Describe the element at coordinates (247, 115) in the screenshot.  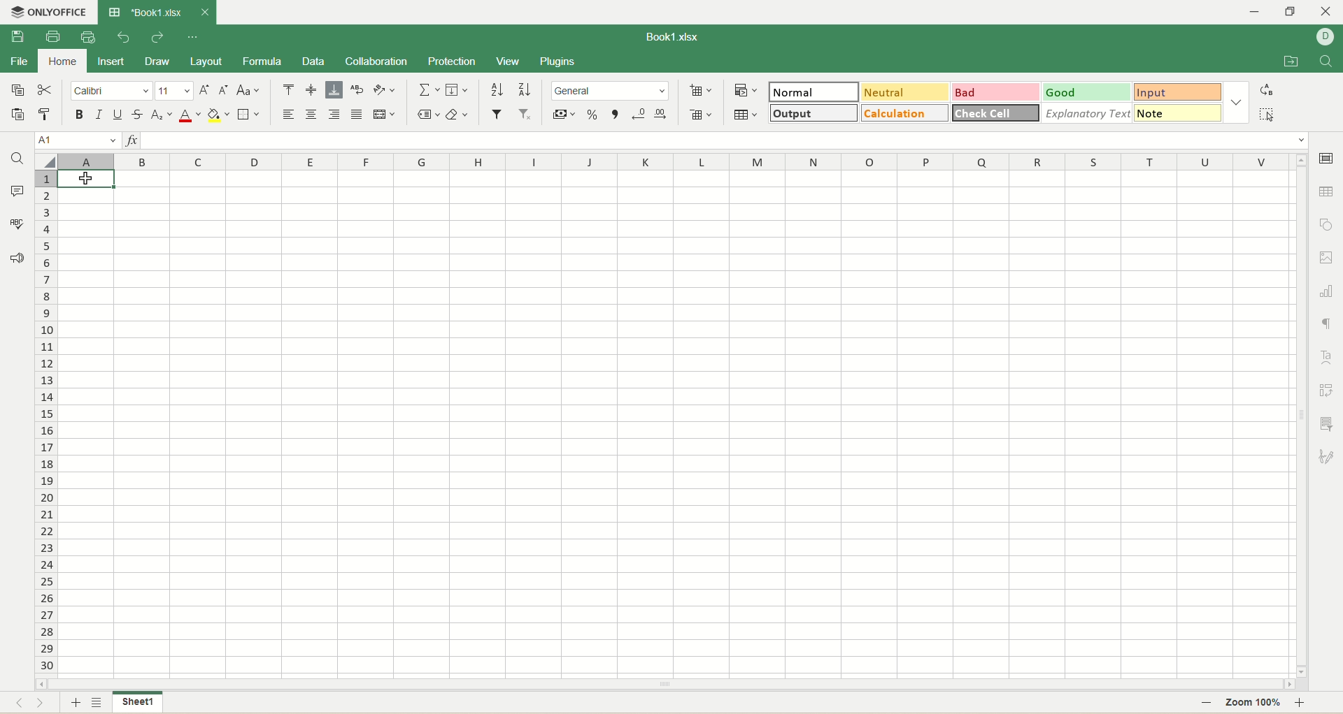
I see `border` at that location.